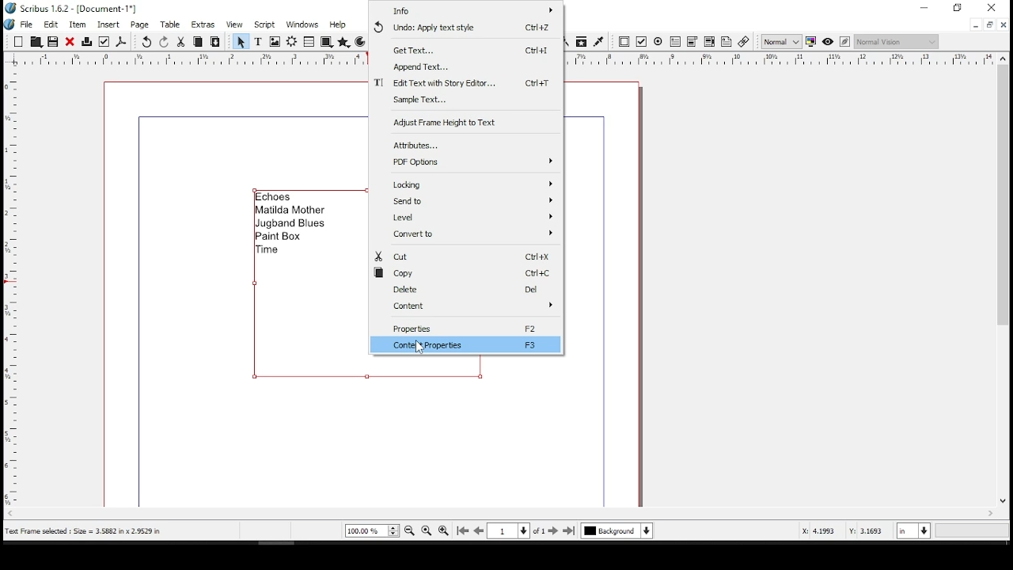 The width and height of the screenshot is (1013, 570). What do you see at coordinates (275, 42) in the screenshot?
I see `image frame` at bounding box center [275, 42].